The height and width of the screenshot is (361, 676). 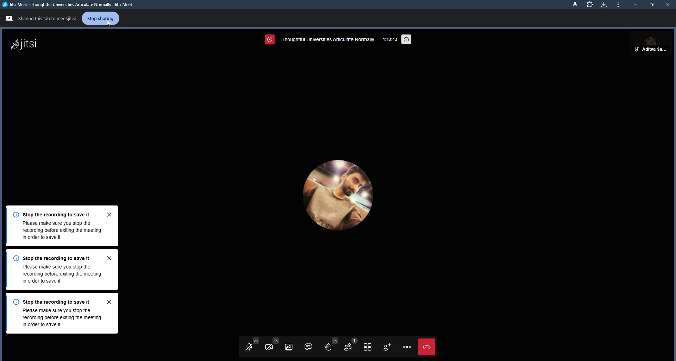 What do you see at coordinates (58, 232) in the screenshot?
I see `Please make sure you stop the
recording before exiting the meeting
in order to save it` at bounding box center [58, 232].